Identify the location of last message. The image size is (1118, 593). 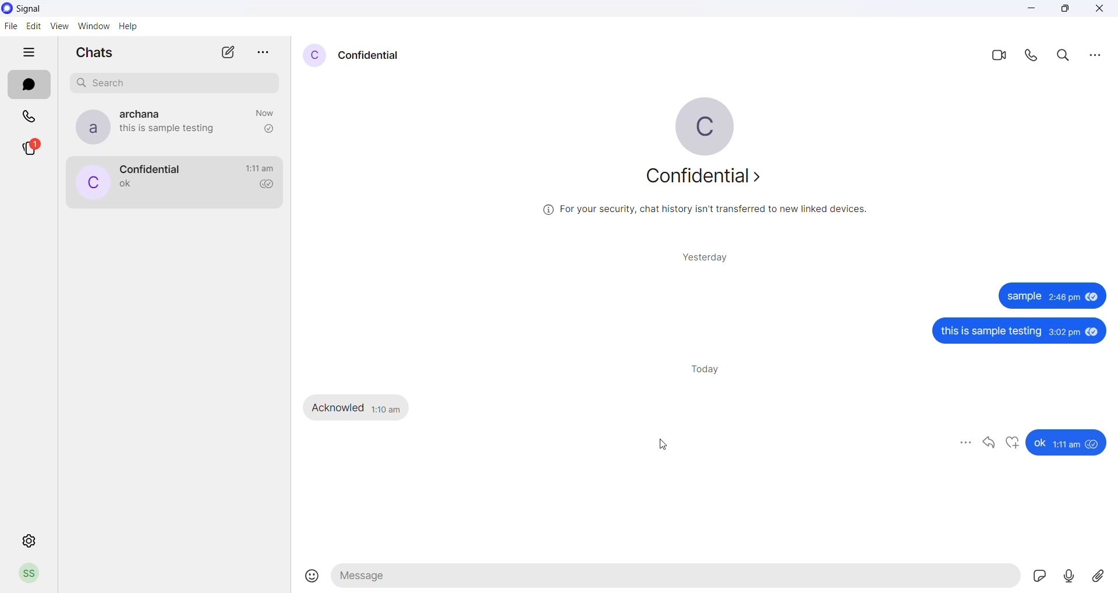
(126, 185).